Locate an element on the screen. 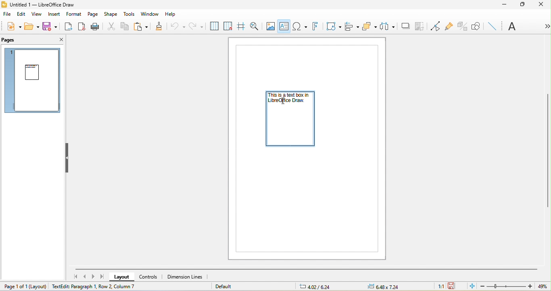 This screenshot has width=551, height=291. more option is located at coordinates (543, 26).